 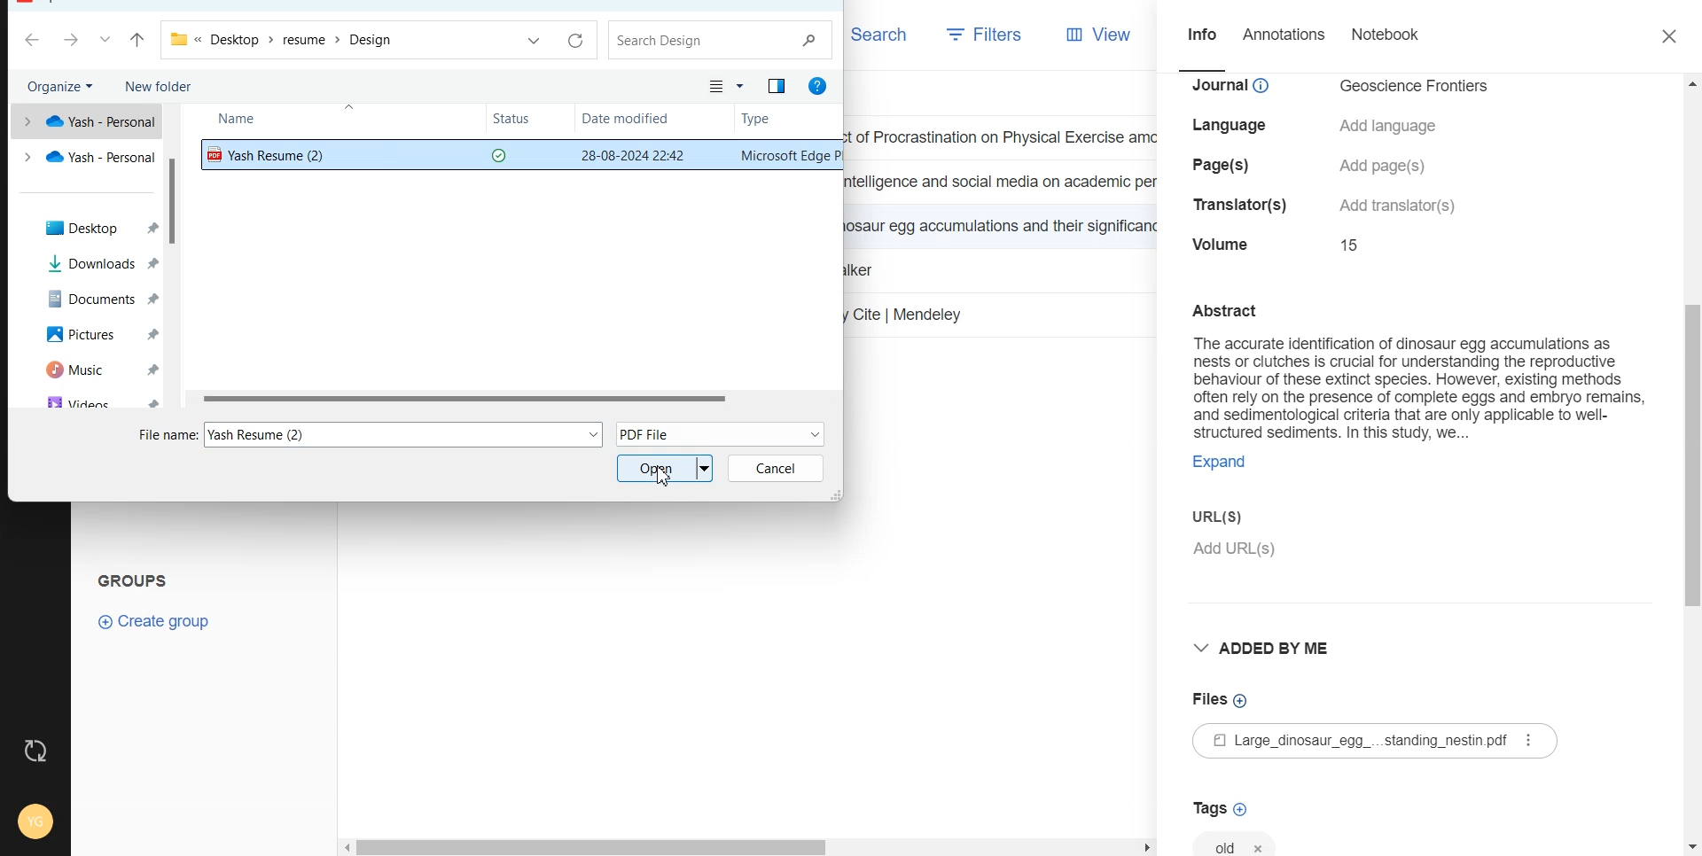 I want to click on Add URL, so click(x=1410, y=559).